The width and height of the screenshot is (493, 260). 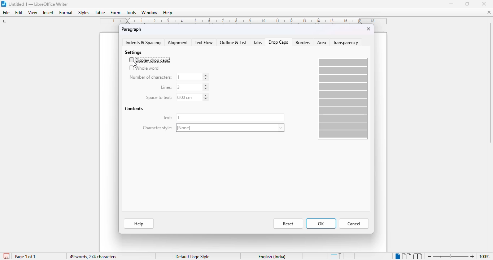 I want to click on text flow, so click(x=204, y=43).